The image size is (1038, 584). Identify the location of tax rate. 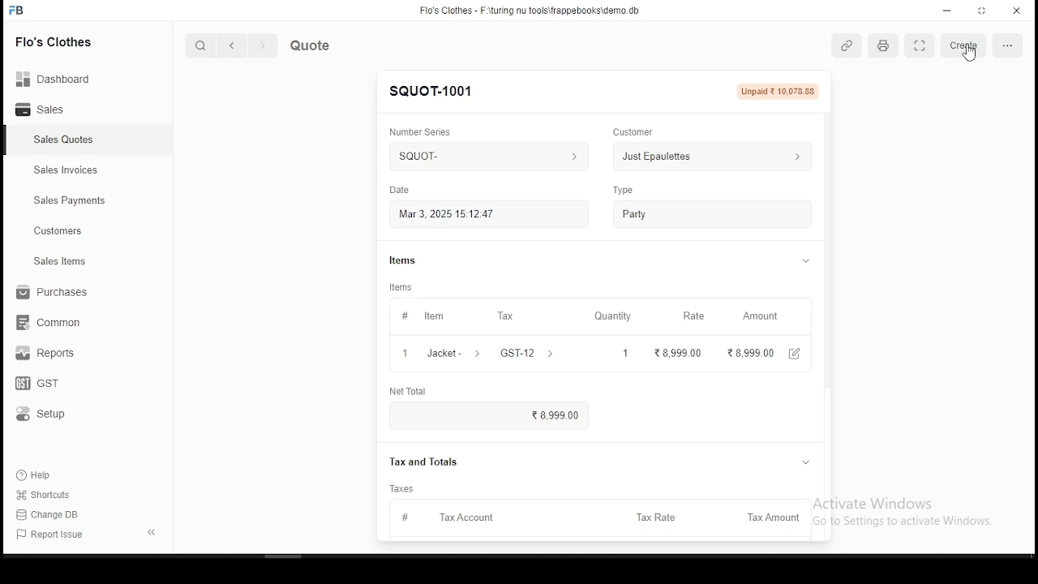
(658, 517).